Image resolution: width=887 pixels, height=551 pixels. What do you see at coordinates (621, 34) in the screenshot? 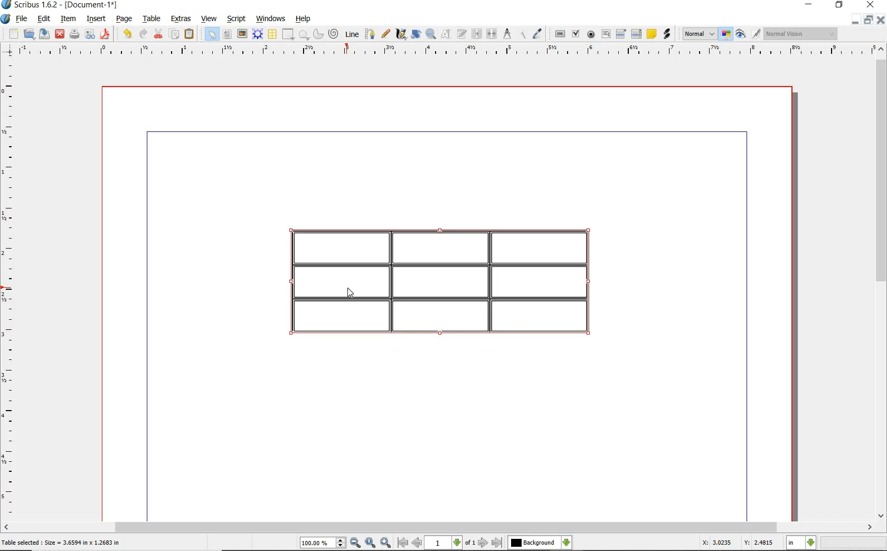
I see `pdf combo box` at bounding box center [621, 34].